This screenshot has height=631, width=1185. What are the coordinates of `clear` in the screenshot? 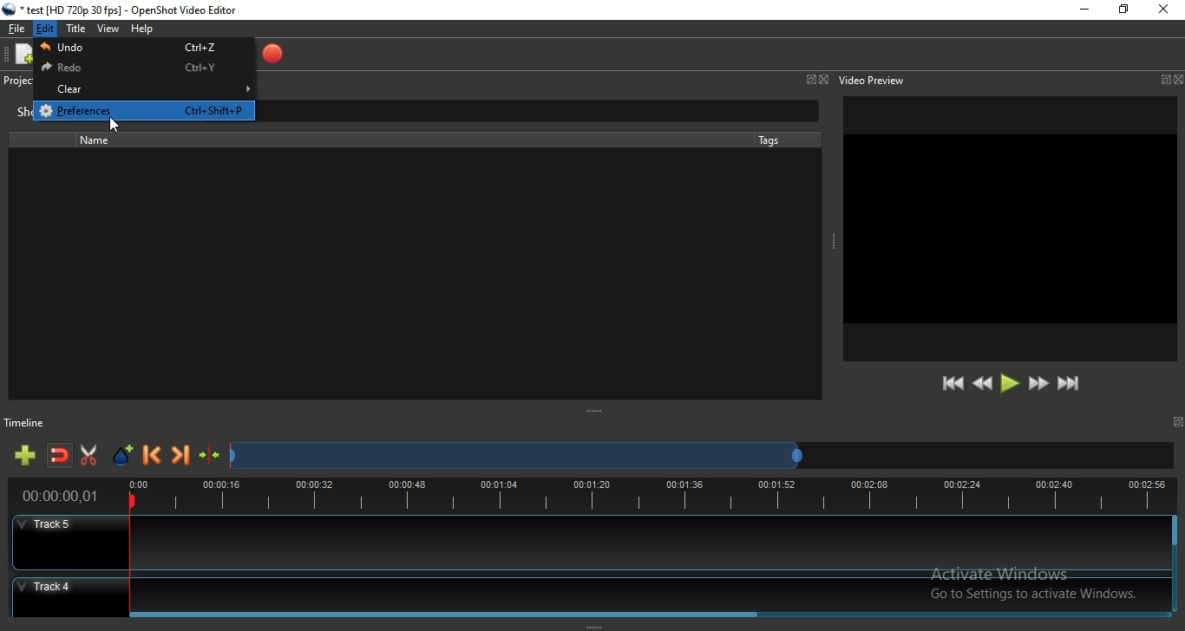 It's located at (143, 88).